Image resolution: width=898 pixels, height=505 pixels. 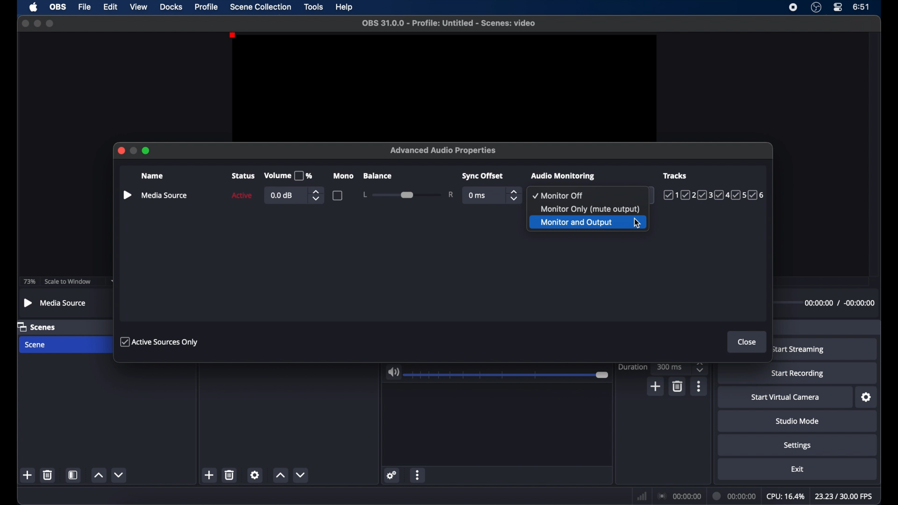 I want to click on maximize, so click(x=146, y=151).